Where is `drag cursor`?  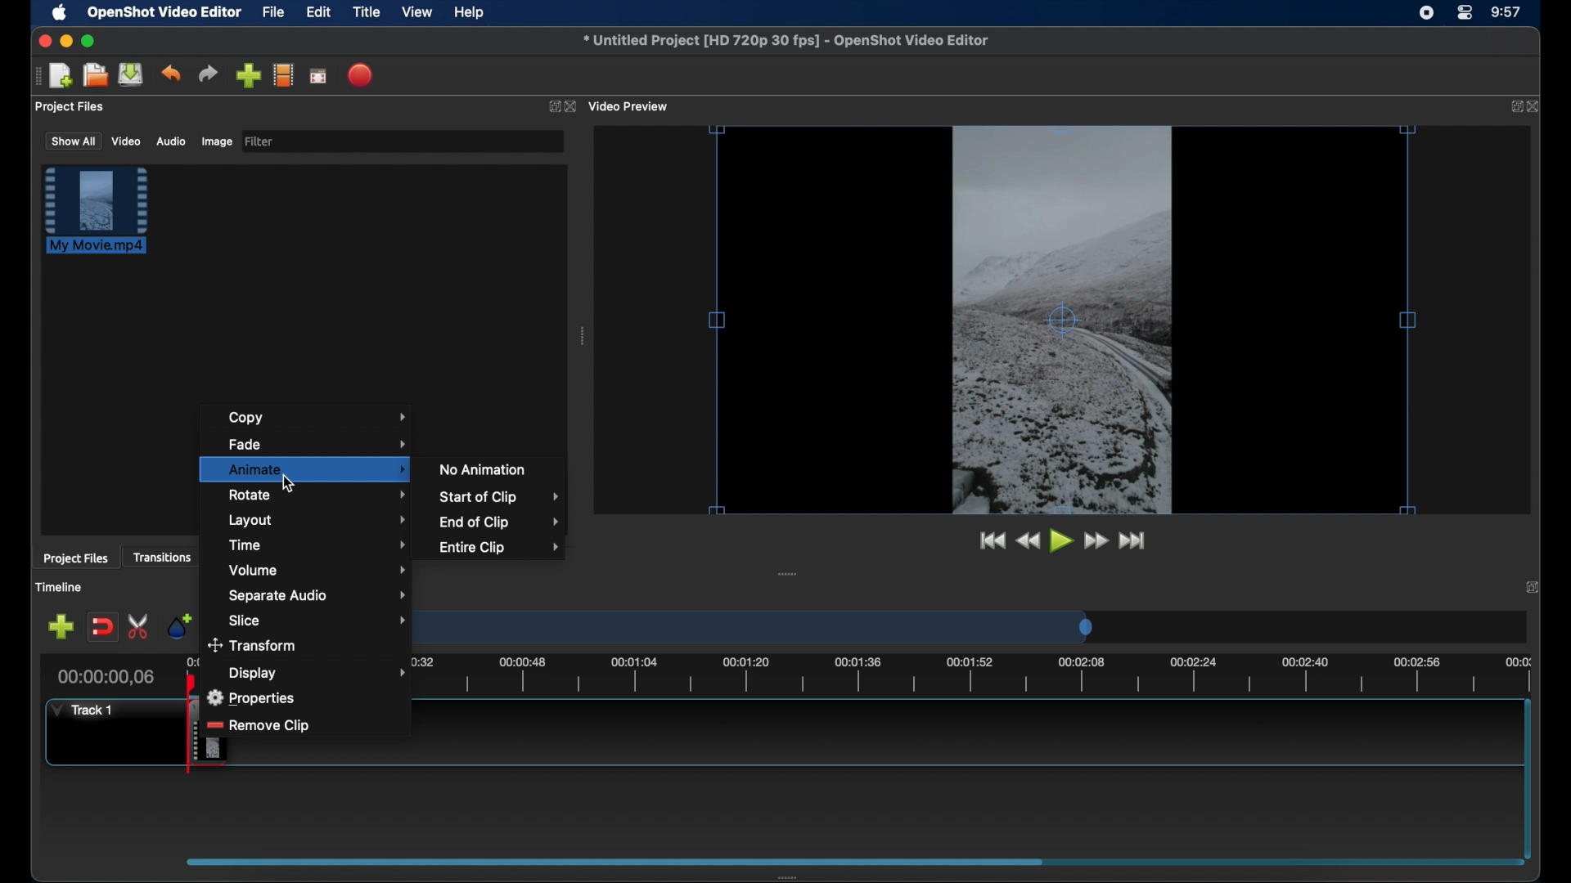
drag cursor is located at coordinates (193, 733).